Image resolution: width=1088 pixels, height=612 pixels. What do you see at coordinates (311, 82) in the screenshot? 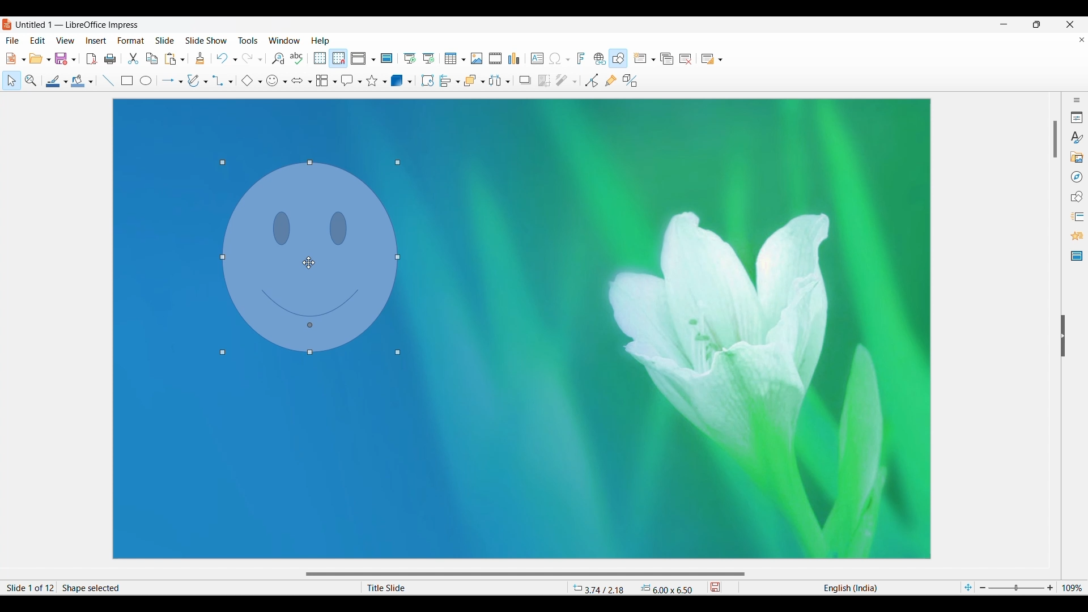
I see `Block arrow options` at bounding box center [311, 82].